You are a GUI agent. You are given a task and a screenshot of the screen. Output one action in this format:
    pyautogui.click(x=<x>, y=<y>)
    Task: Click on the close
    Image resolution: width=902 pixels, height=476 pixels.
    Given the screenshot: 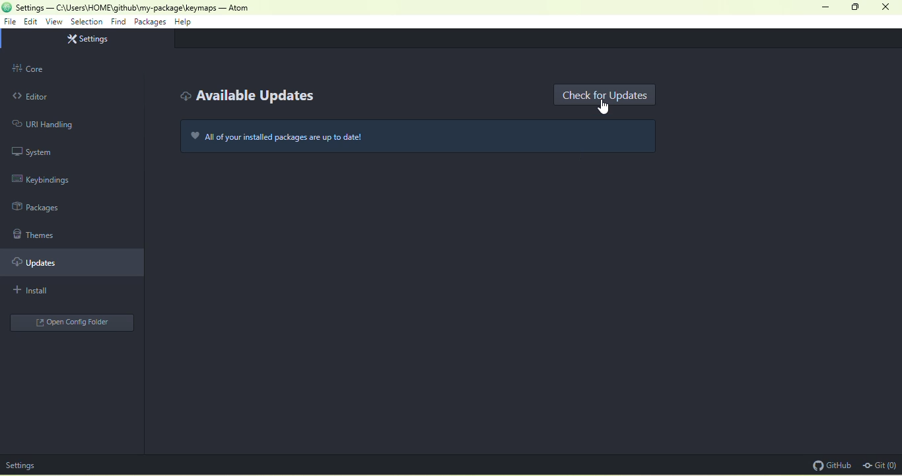 What is the action you would take?
    pyautogui.click(x=888, y=7)
    